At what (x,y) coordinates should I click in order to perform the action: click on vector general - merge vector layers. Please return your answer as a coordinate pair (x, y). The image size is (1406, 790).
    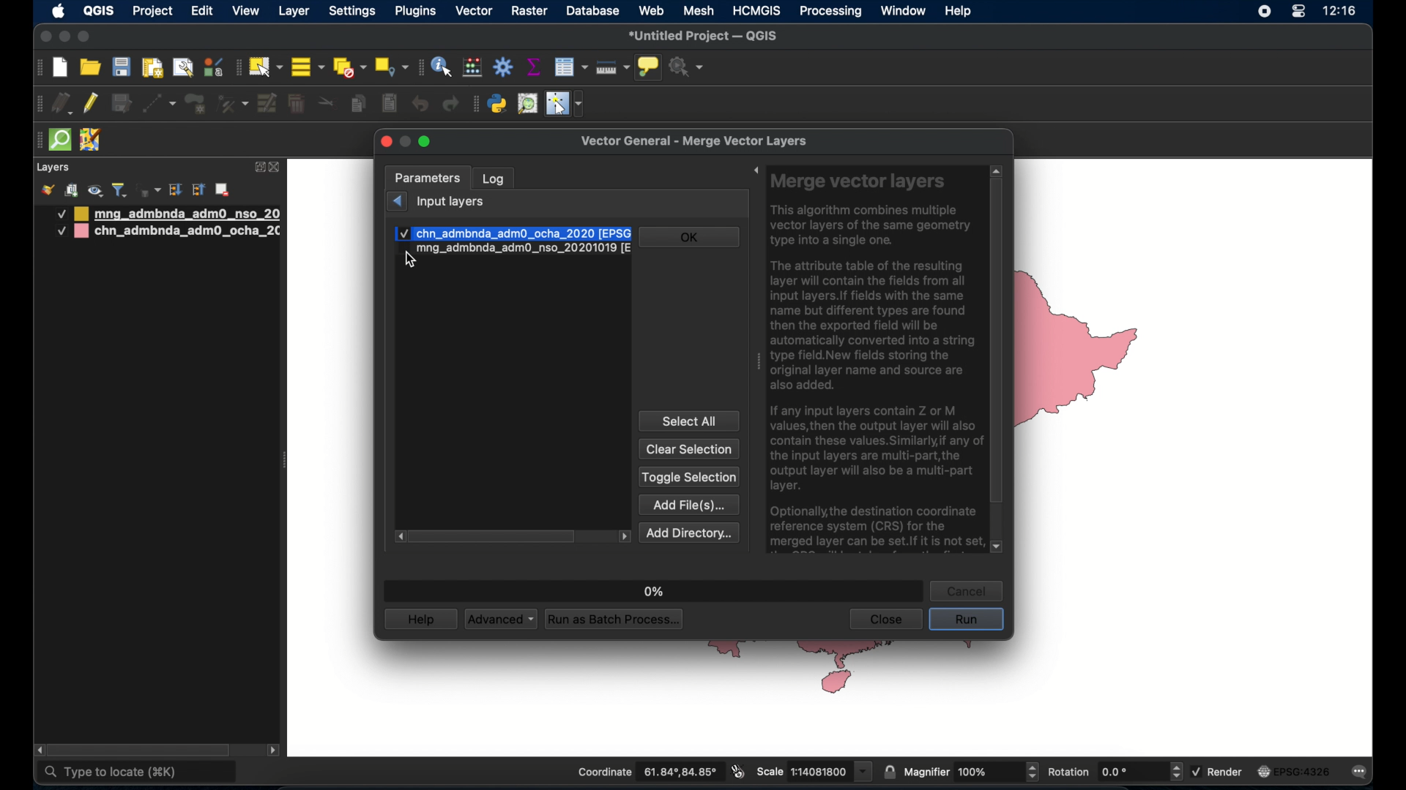
    Looking at the image, I should click on (699, 141).